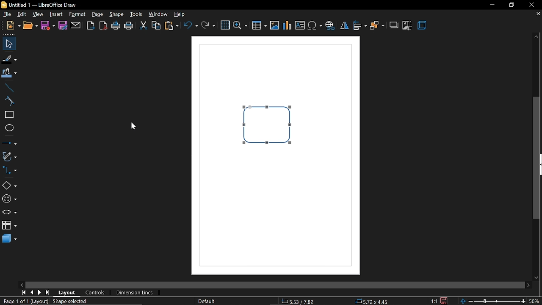 The height and width of the screenshot is (305, 542). I want to click on zoom, so click(240, 26).